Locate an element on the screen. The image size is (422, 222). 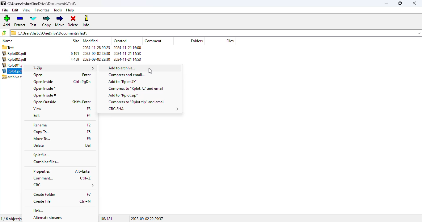
selected pdf is located at coordinates (11, 71).